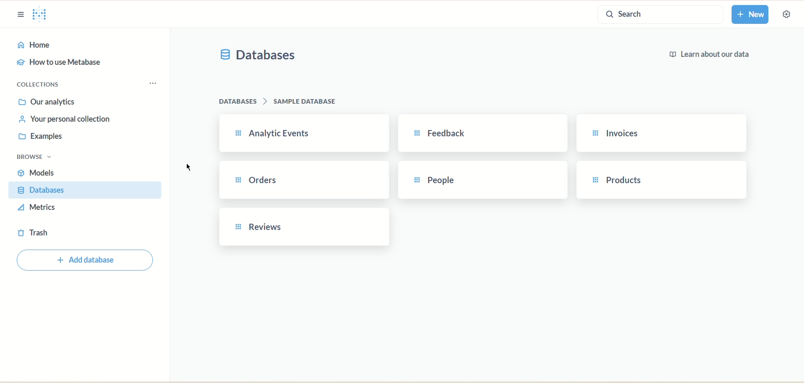 Image resolution: width=804 pixels, height=383 pixels. Describe the element at coordinates (87, 261) in the screenshot. I see `add database` at that location.